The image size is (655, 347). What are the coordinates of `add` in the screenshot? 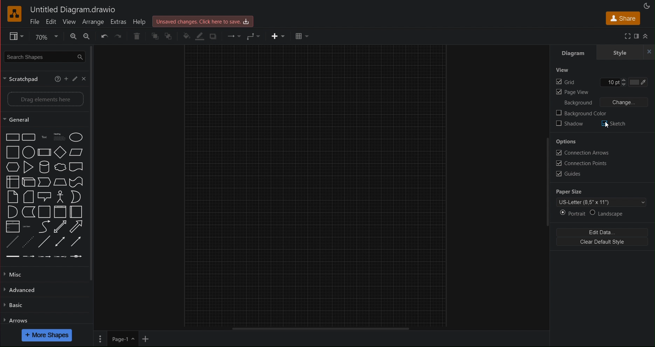 It's located at (66, 80).